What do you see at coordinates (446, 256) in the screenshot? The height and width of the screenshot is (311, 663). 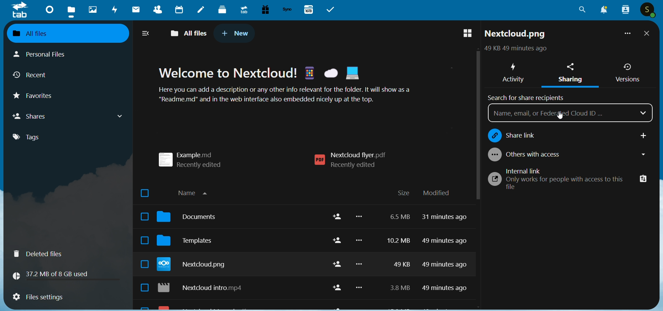 I see `modified time` at bounding box center [446, 256].